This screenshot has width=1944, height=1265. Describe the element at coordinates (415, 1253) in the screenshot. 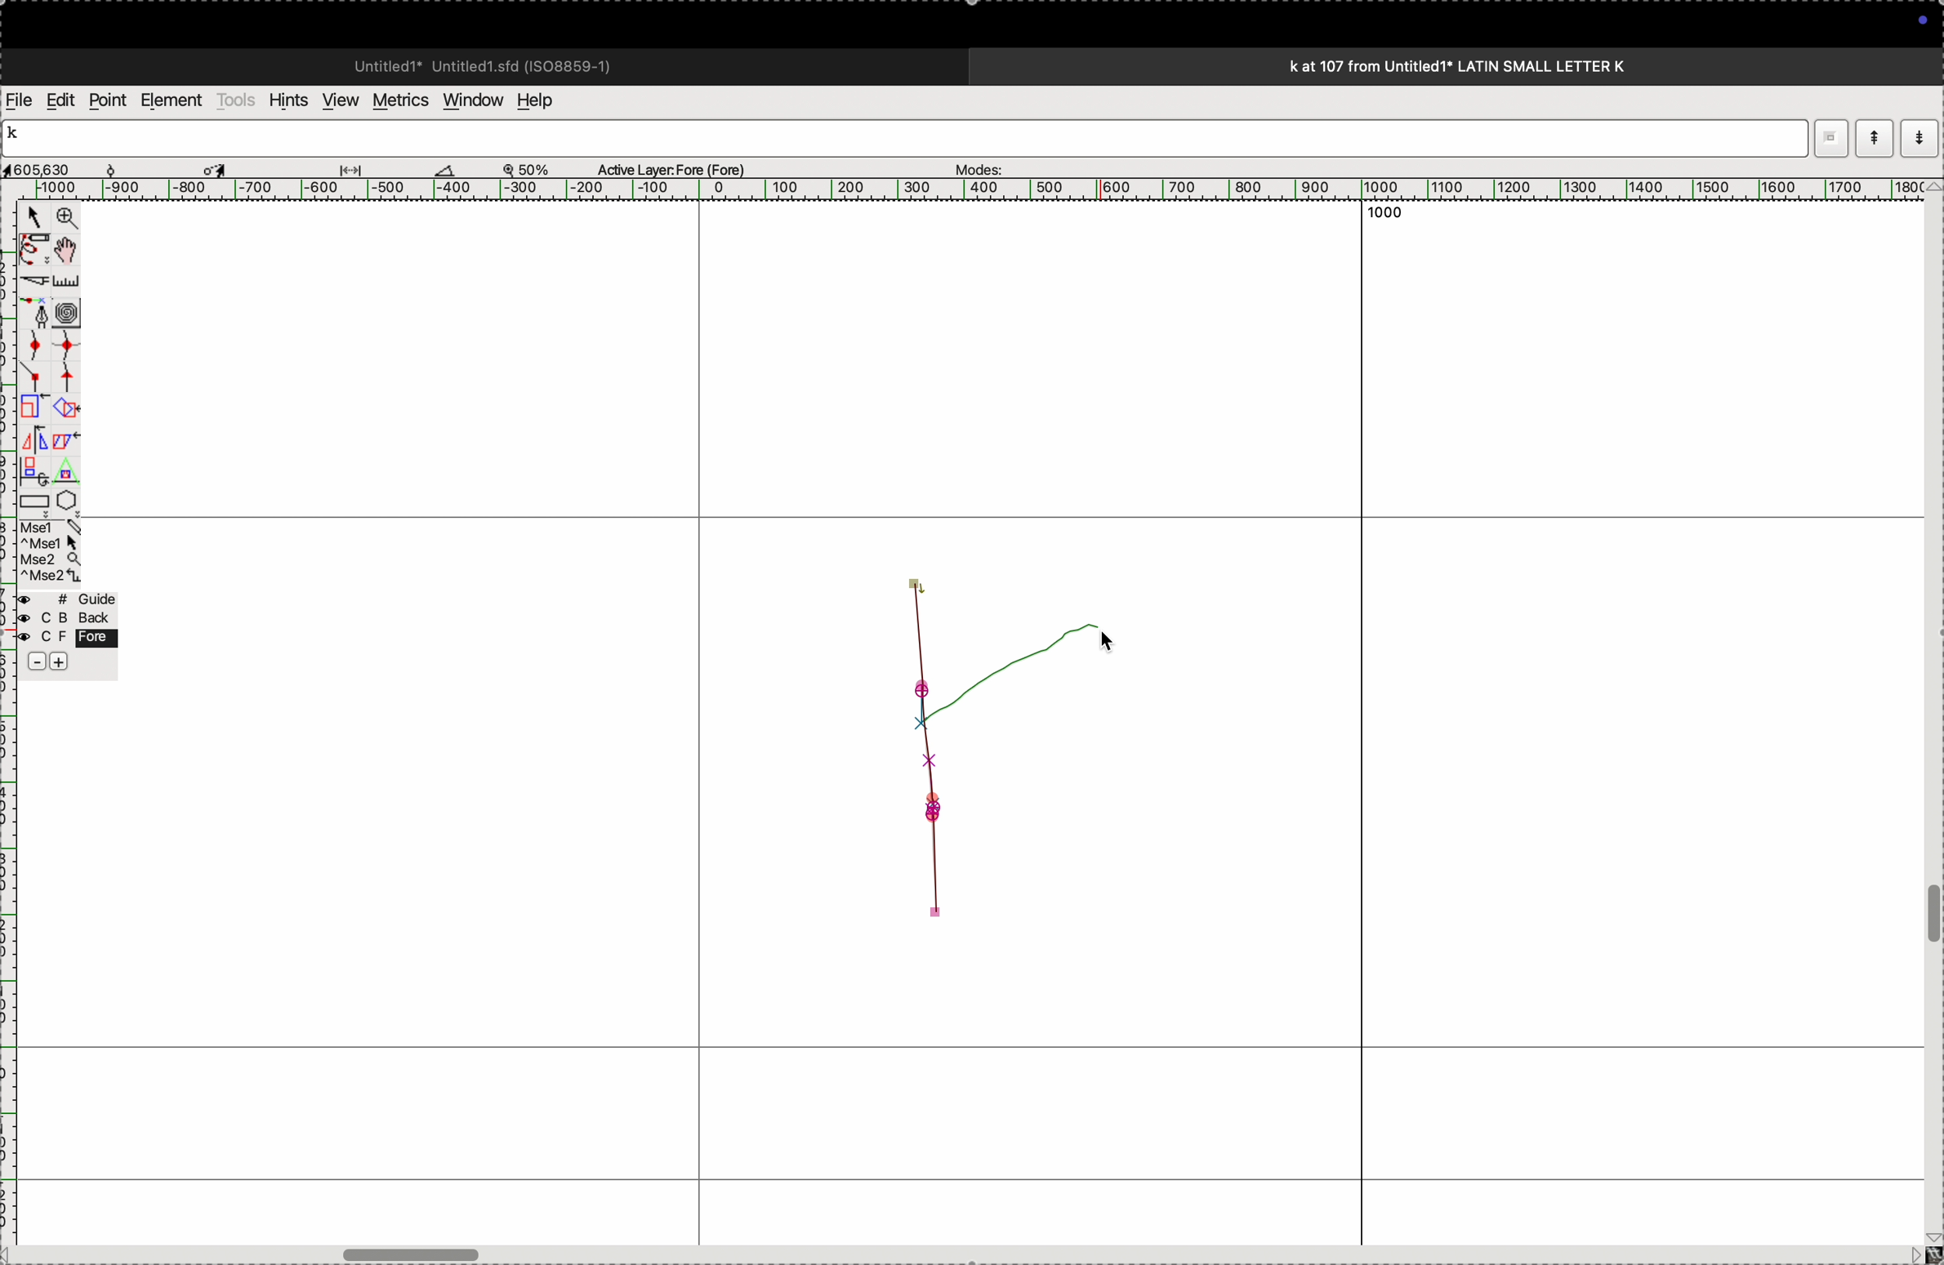

I see `toggle screen` at that location.